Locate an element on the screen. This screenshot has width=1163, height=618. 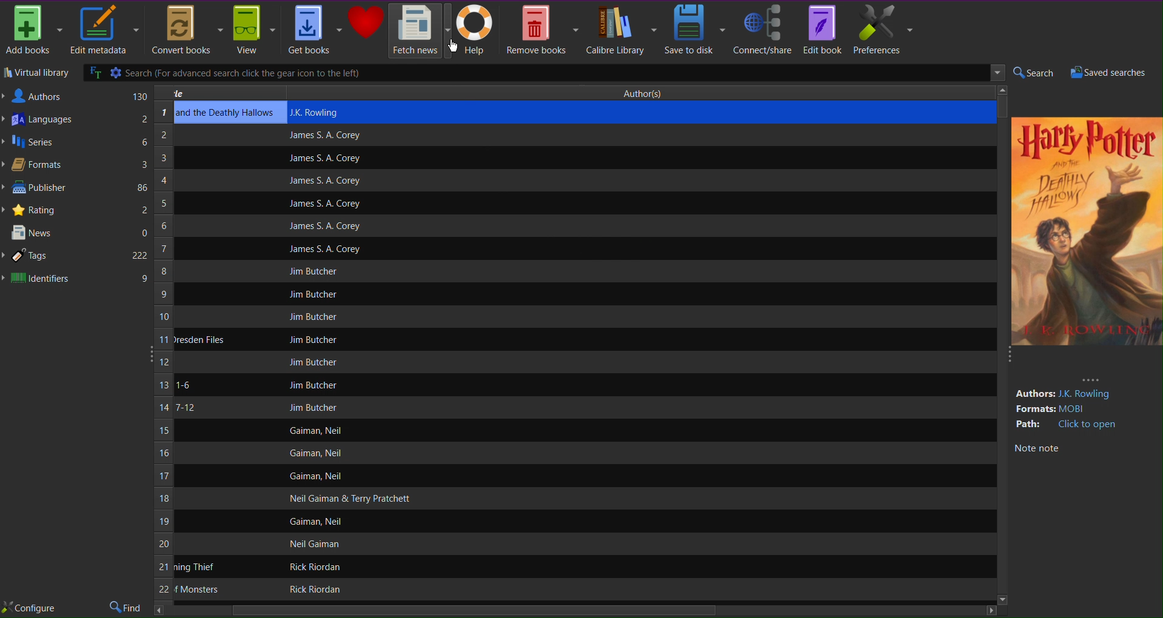
Rating is located at coordinates (76, 209).